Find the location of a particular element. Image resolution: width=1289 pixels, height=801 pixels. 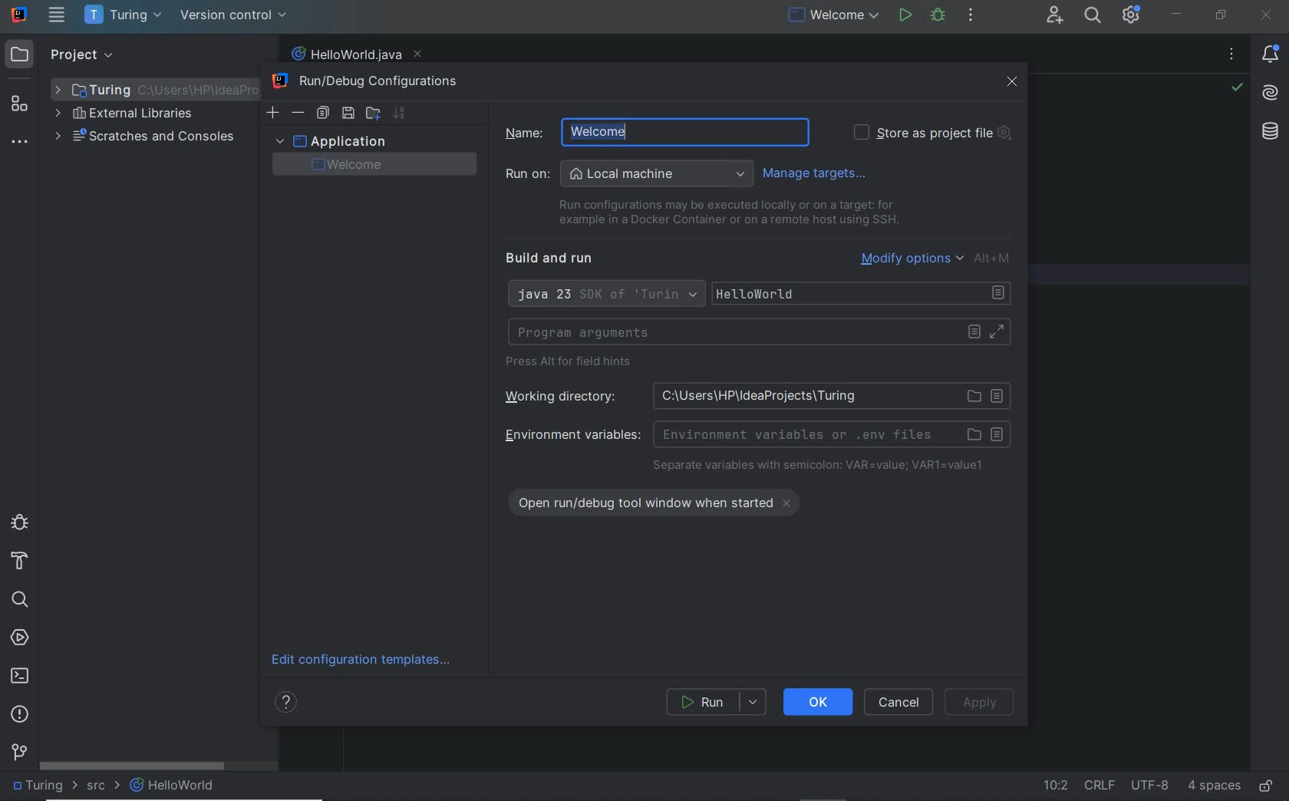

program arguments is located at coordinates (759, 332).